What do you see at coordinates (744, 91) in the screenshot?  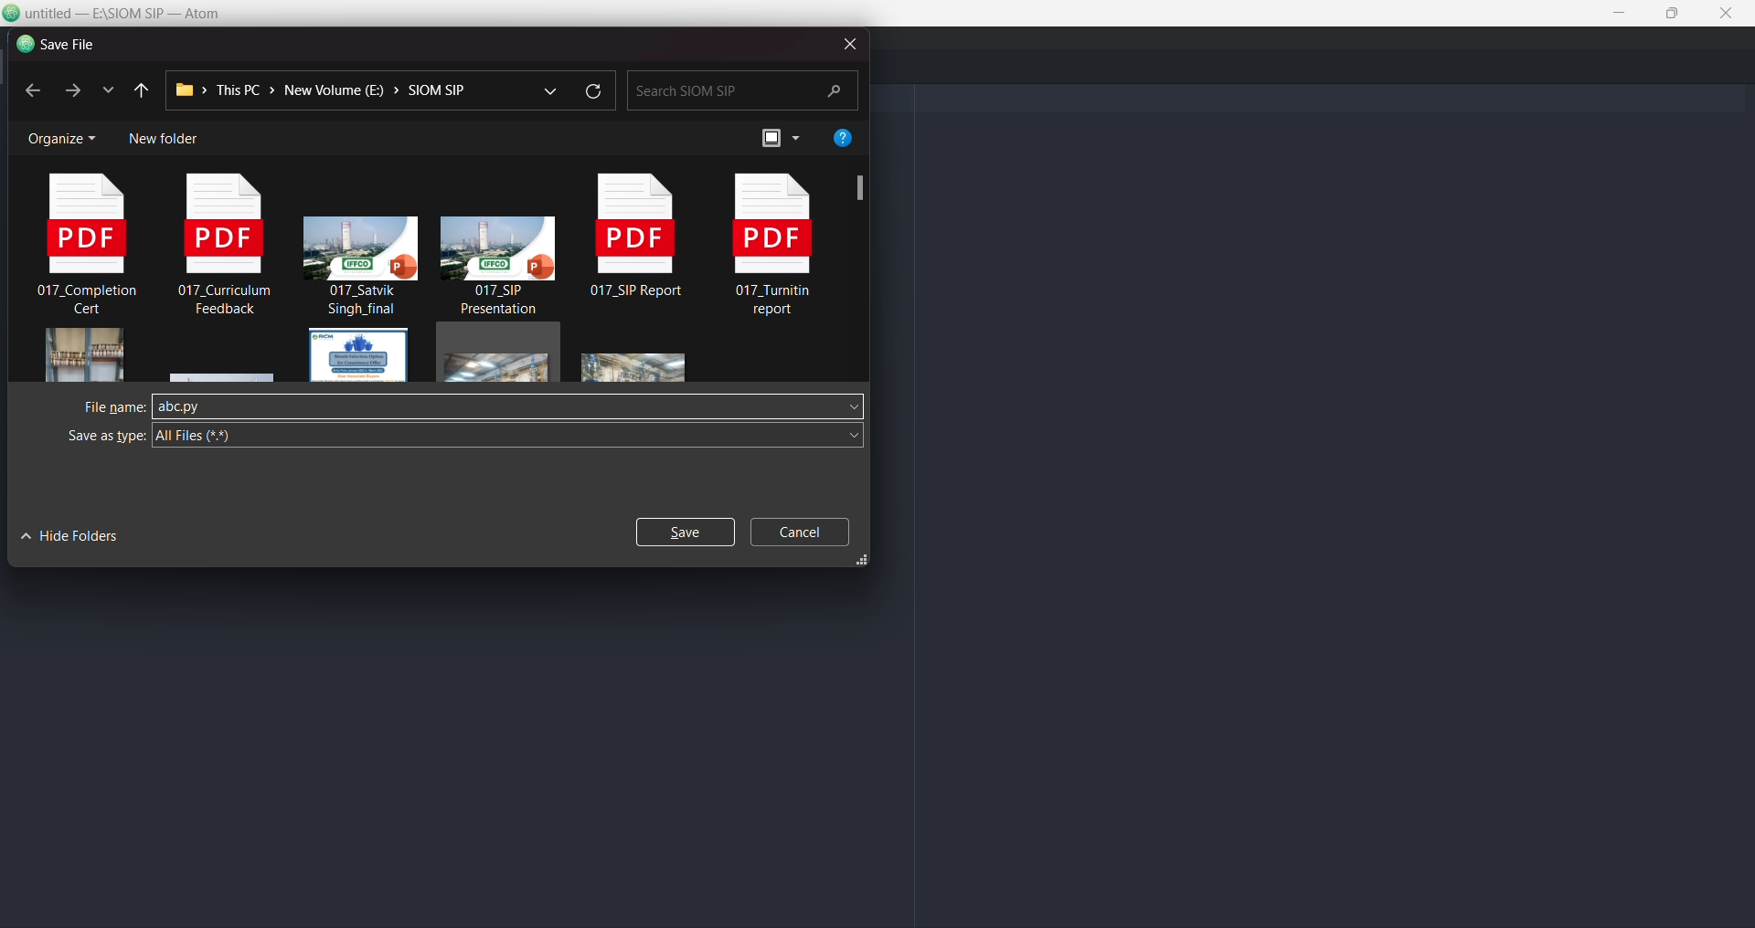 I see `search` at bounding box center [744, 91].